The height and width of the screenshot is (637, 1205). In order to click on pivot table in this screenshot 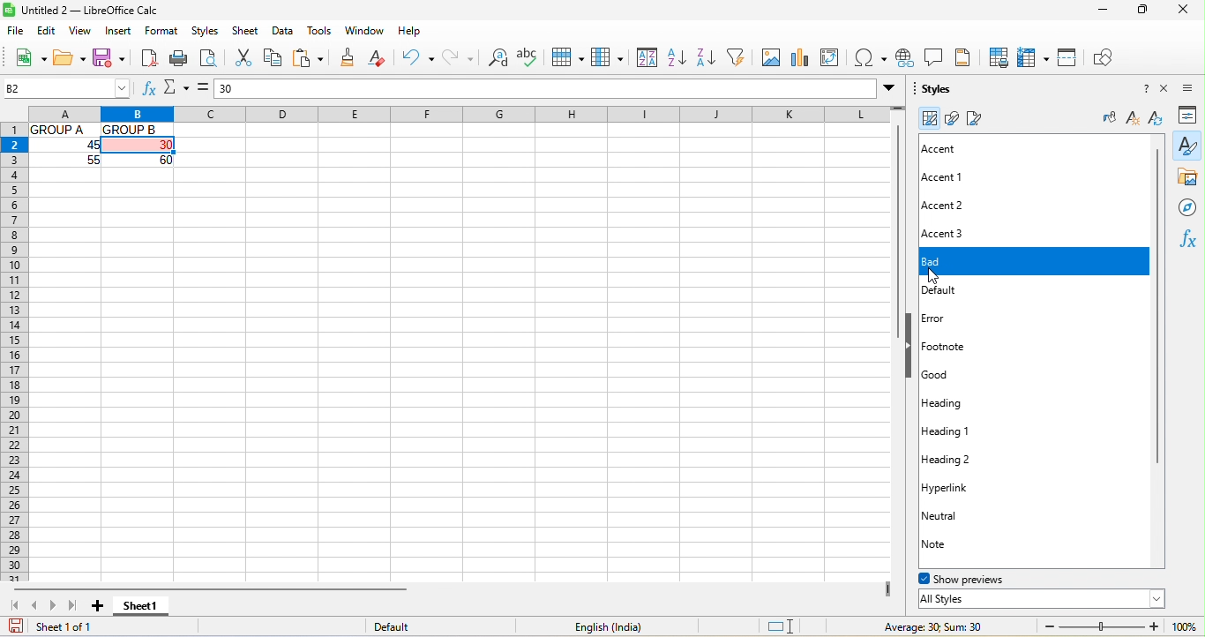, I will do `click(831, 57)`.